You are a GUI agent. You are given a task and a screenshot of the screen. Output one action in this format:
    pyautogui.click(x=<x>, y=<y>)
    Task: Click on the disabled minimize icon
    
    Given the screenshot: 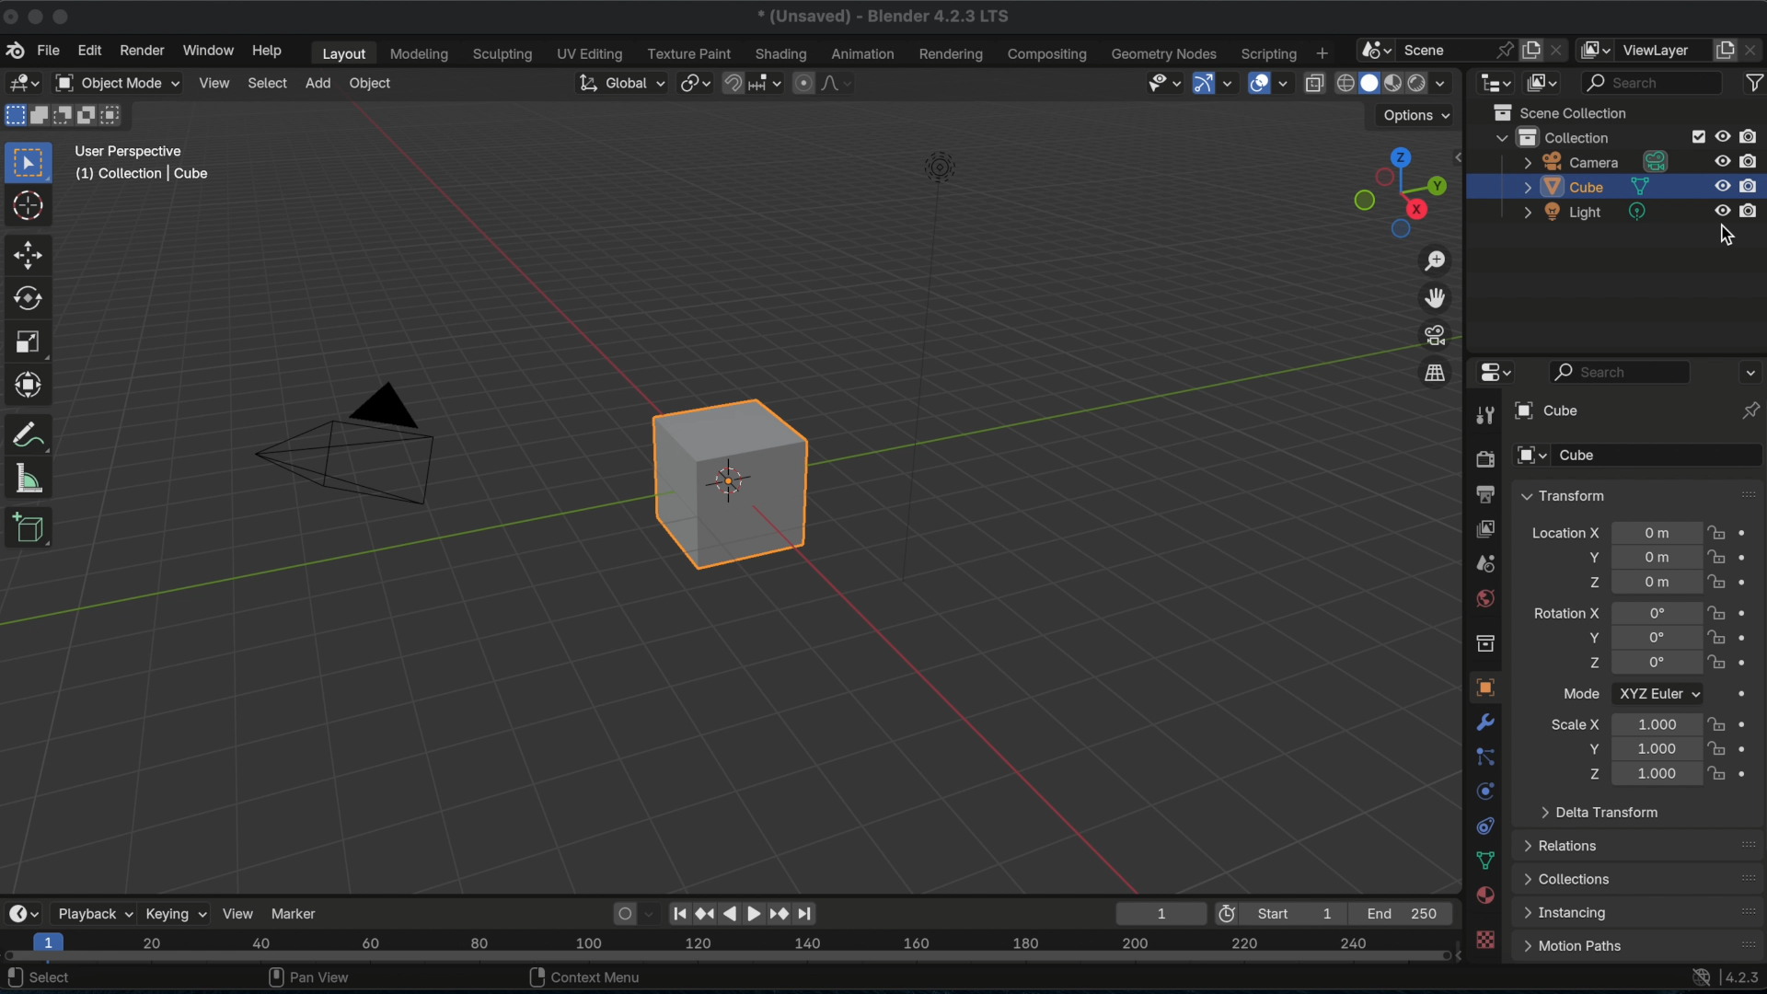 What is the action you would take?
    pyautogui.click(x=40, y=17)
    